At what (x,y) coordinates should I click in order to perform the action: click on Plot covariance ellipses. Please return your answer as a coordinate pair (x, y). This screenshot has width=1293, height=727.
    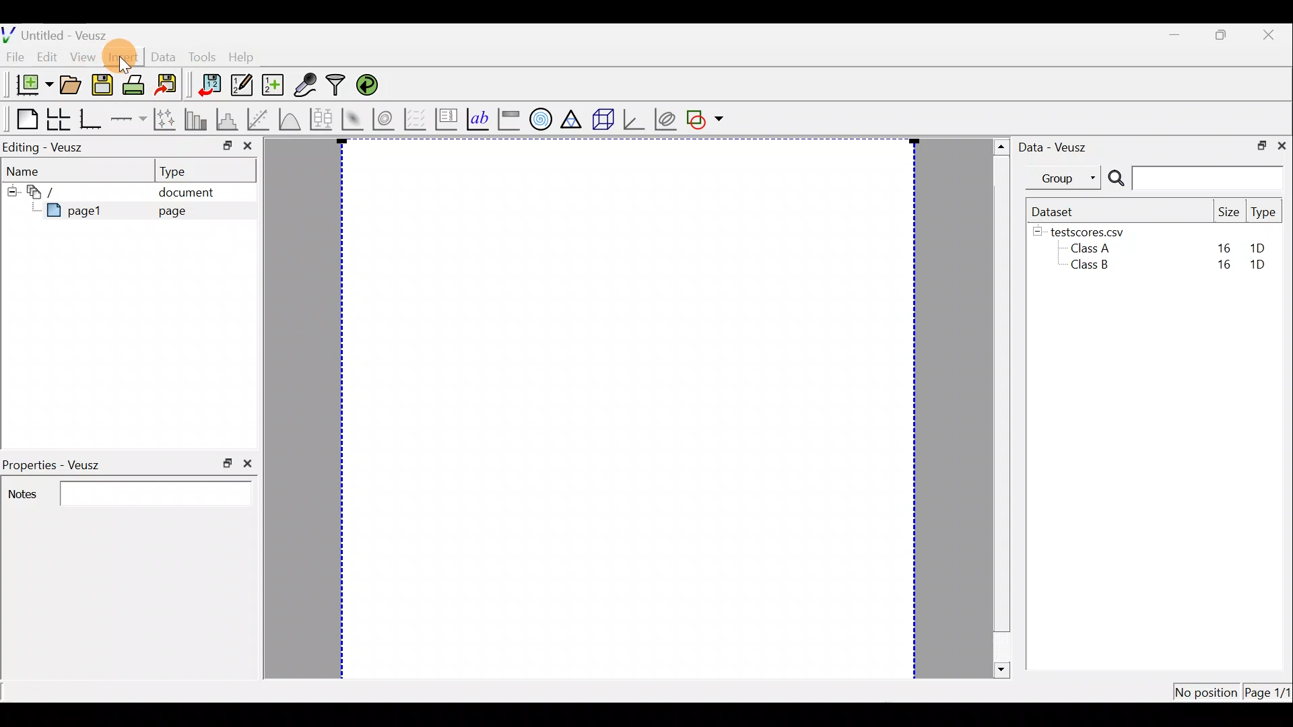
    Looking at the image, I should click on (665, 118).